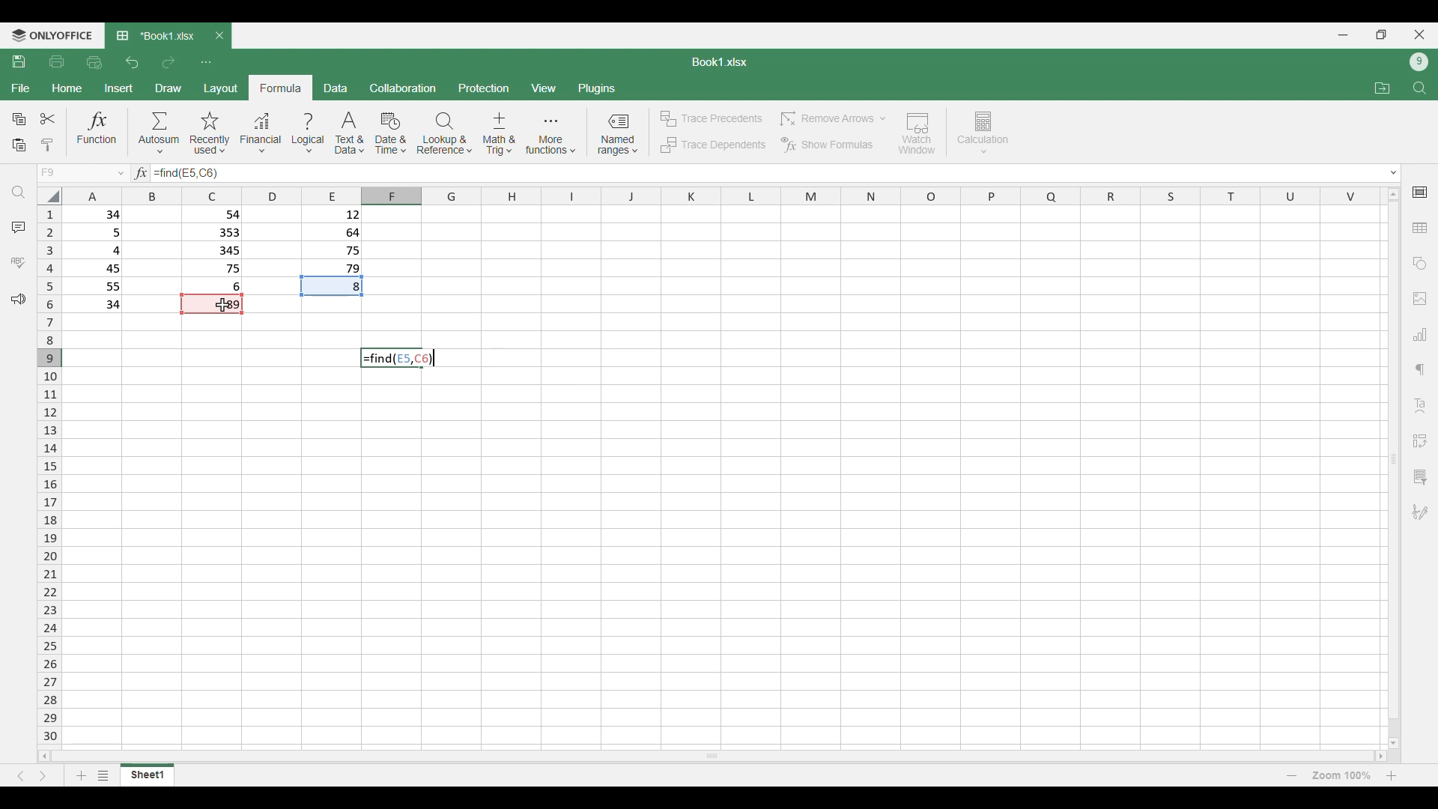 This screenshot has width=1438, height=809. I want to click on List of sheets, so click(104, 775).